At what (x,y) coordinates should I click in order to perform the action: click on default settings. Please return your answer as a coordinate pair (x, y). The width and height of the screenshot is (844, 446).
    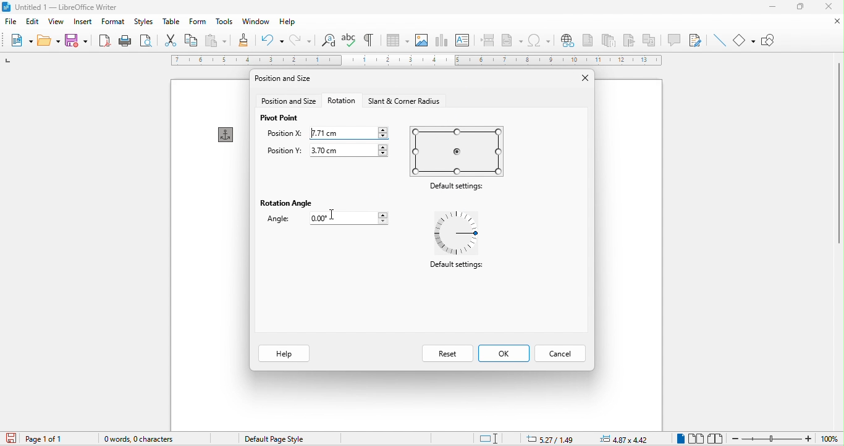
    Looking at the image, I should click on (458, 186).